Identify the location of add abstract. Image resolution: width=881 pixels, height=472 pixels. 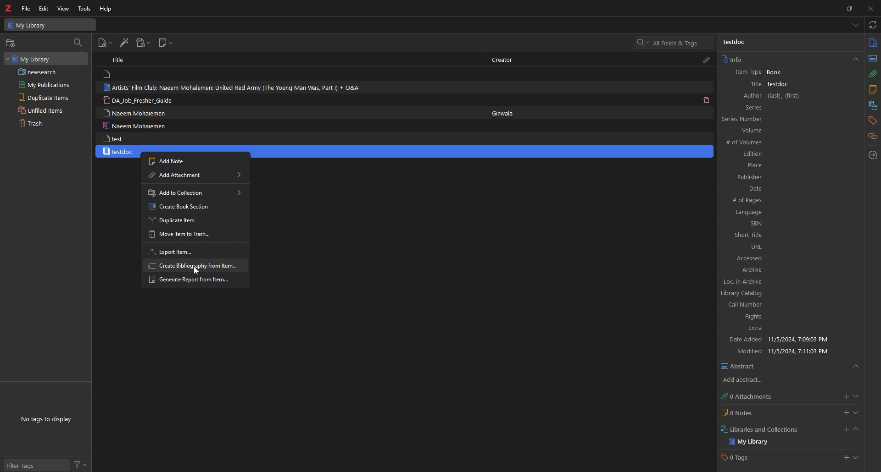
(751, 380).